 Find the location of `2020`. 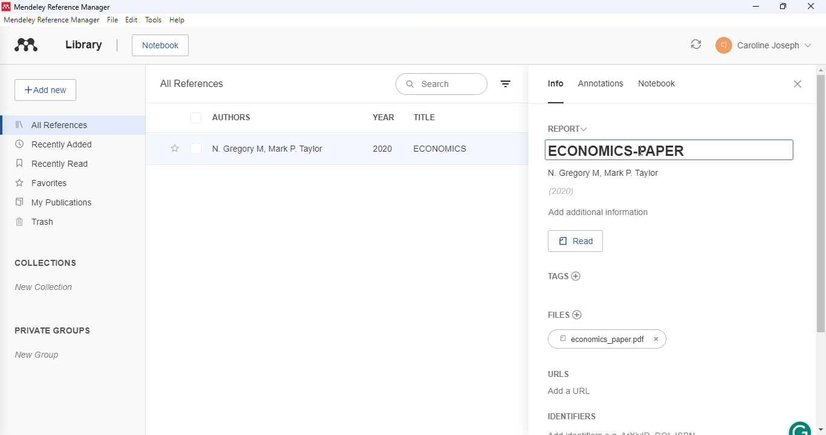

2020 is located at coordinates (383, 149).